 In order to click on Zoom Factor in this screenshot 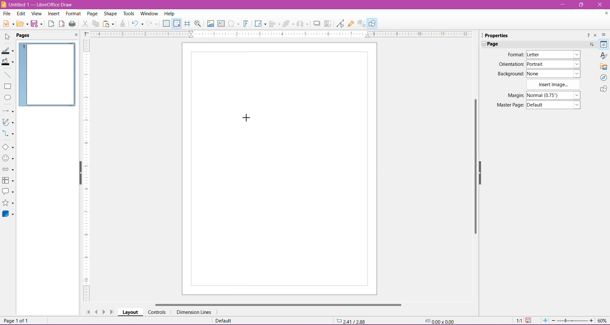, I will do `click(603, 321)`.